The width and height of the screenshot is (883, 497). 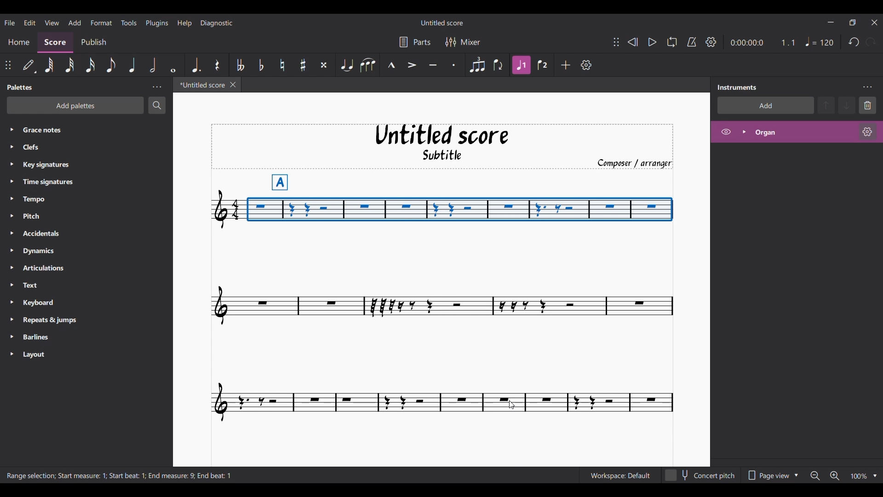 I want to click on Time signatures, so click(x=57, y=181).